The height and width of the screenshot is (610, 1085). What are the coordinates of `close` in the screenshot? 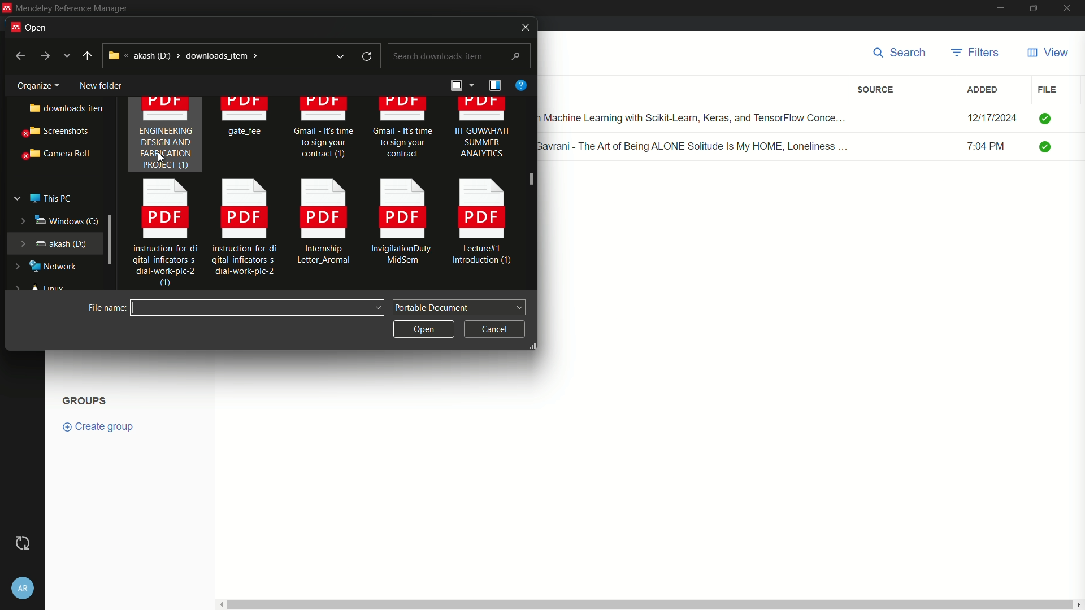 It's located at (522, 27).